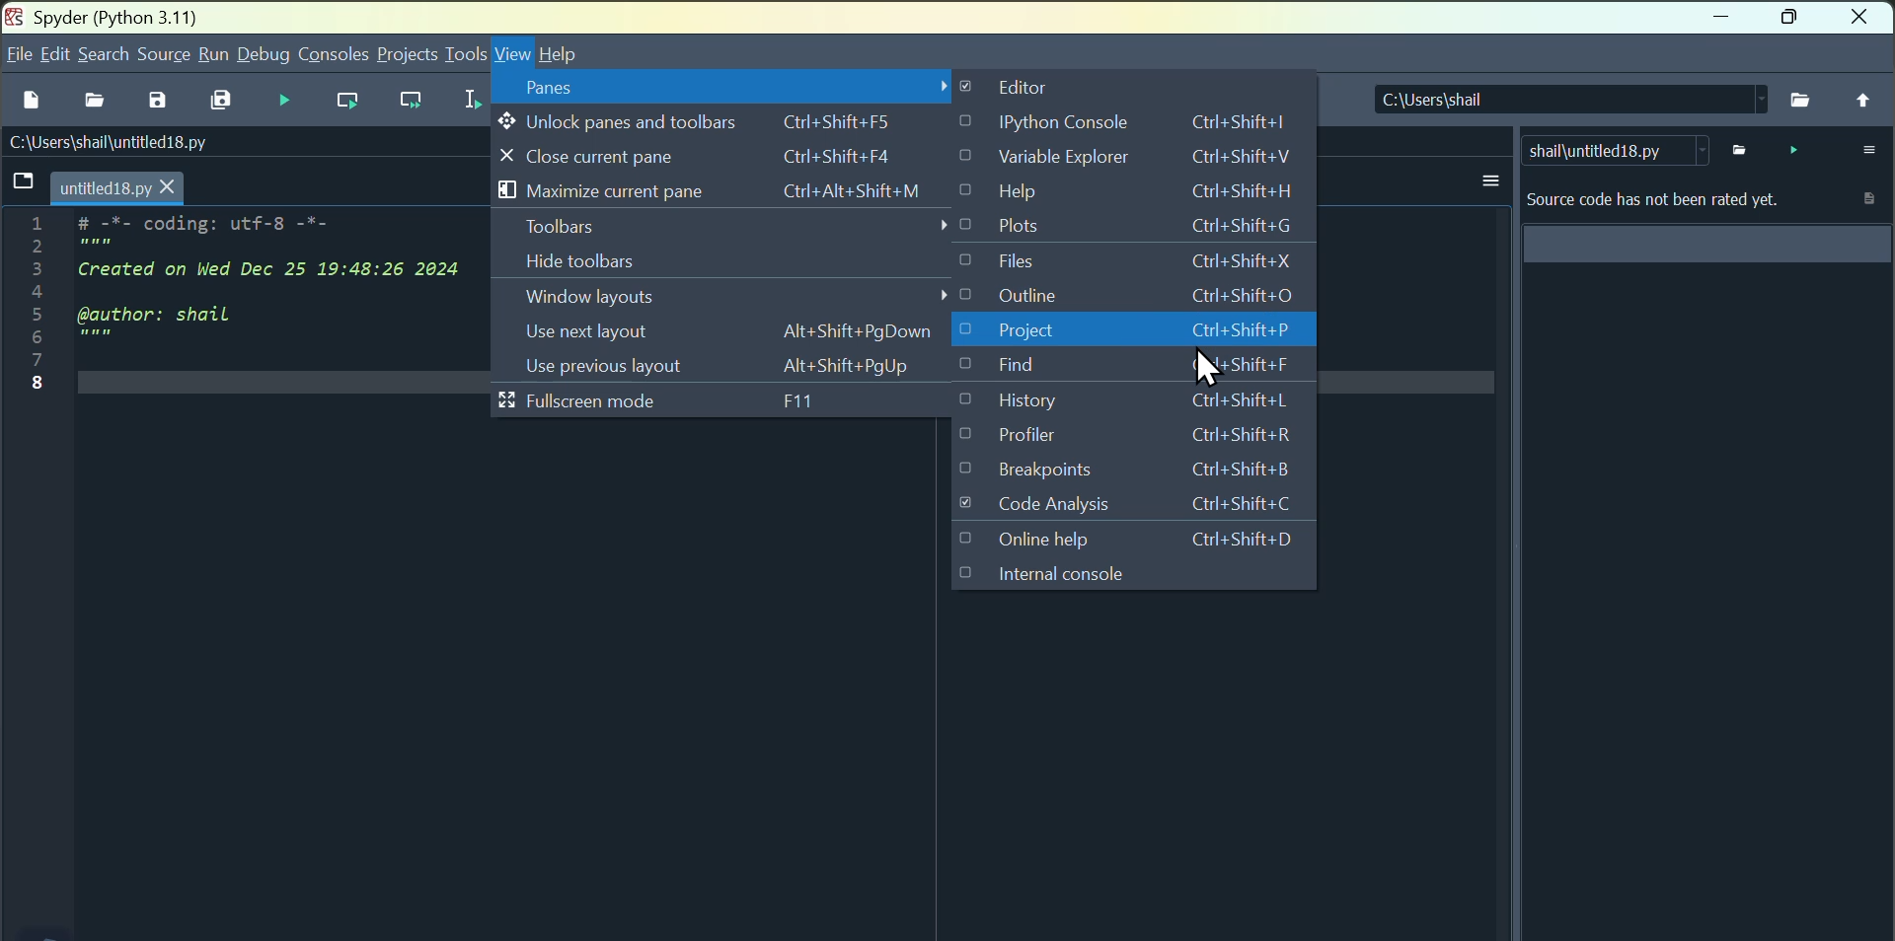 Image resolution: width=1895 pixels, height=941 pixels. I want to click on Full screen mode, so click(679, 402).